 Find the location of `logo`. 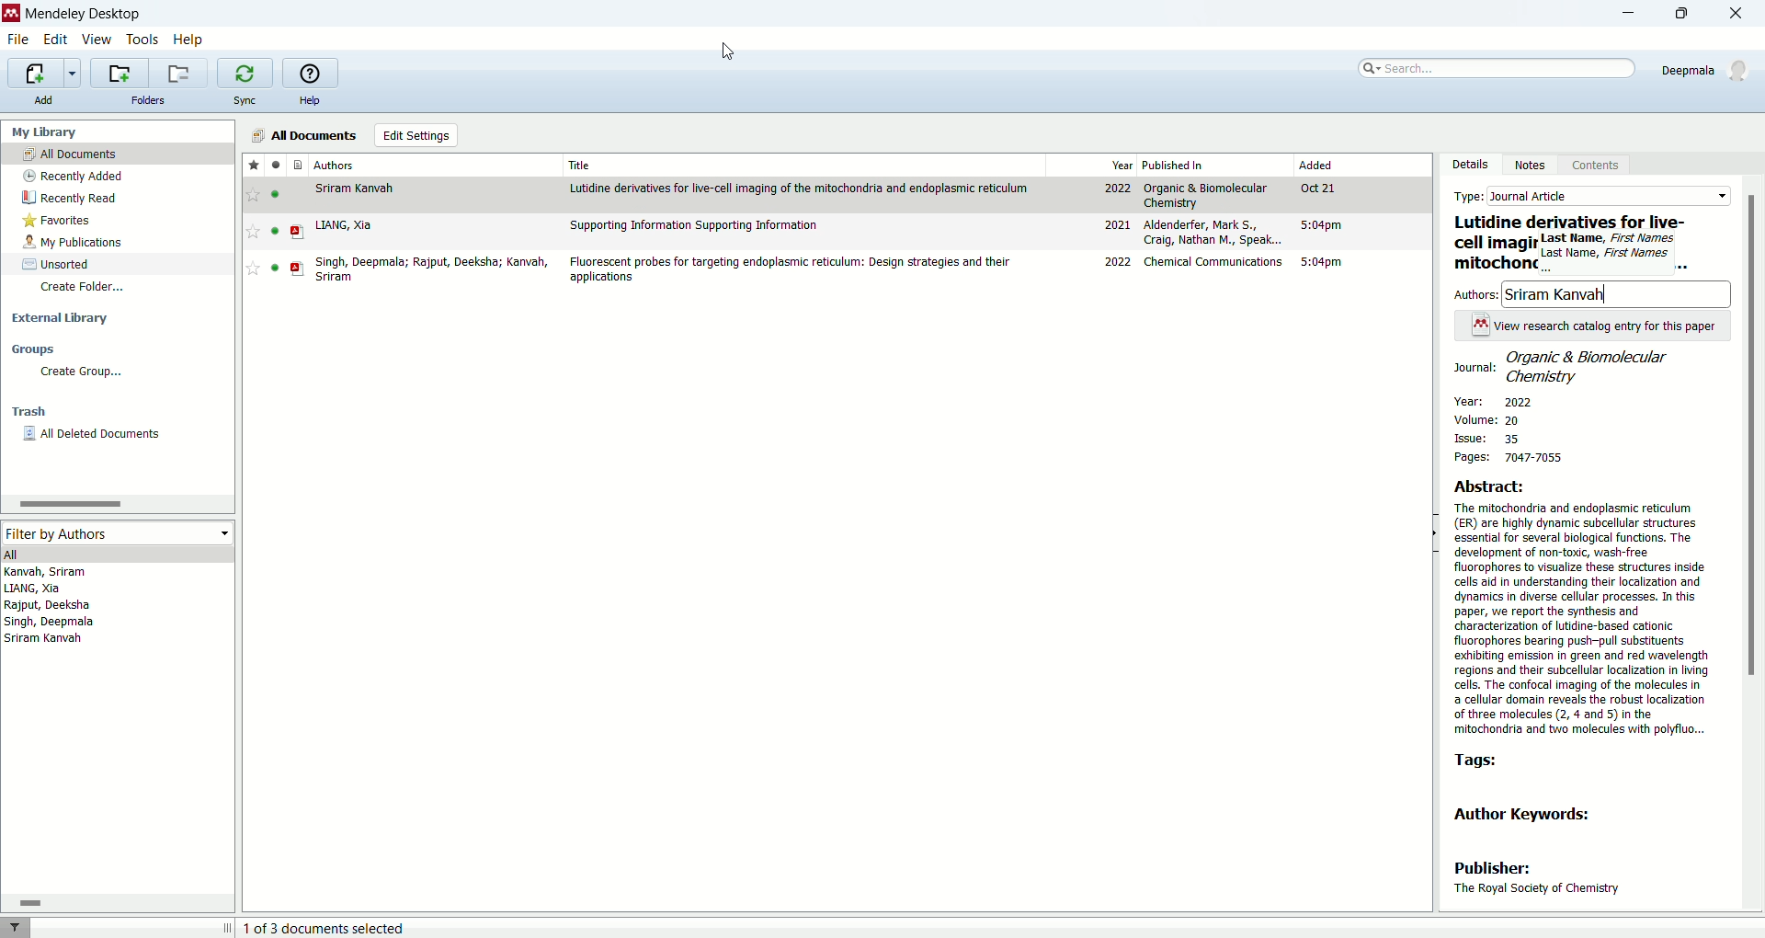

logo is located at coordinates (11, 14).